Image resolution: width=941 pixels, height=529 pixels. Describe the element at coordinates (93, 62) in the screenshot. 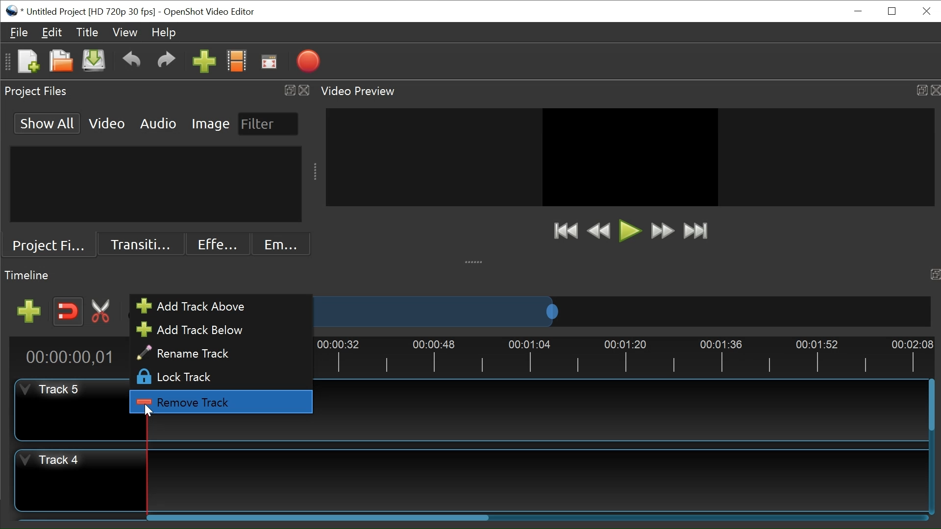

I see `Save File` at that location.